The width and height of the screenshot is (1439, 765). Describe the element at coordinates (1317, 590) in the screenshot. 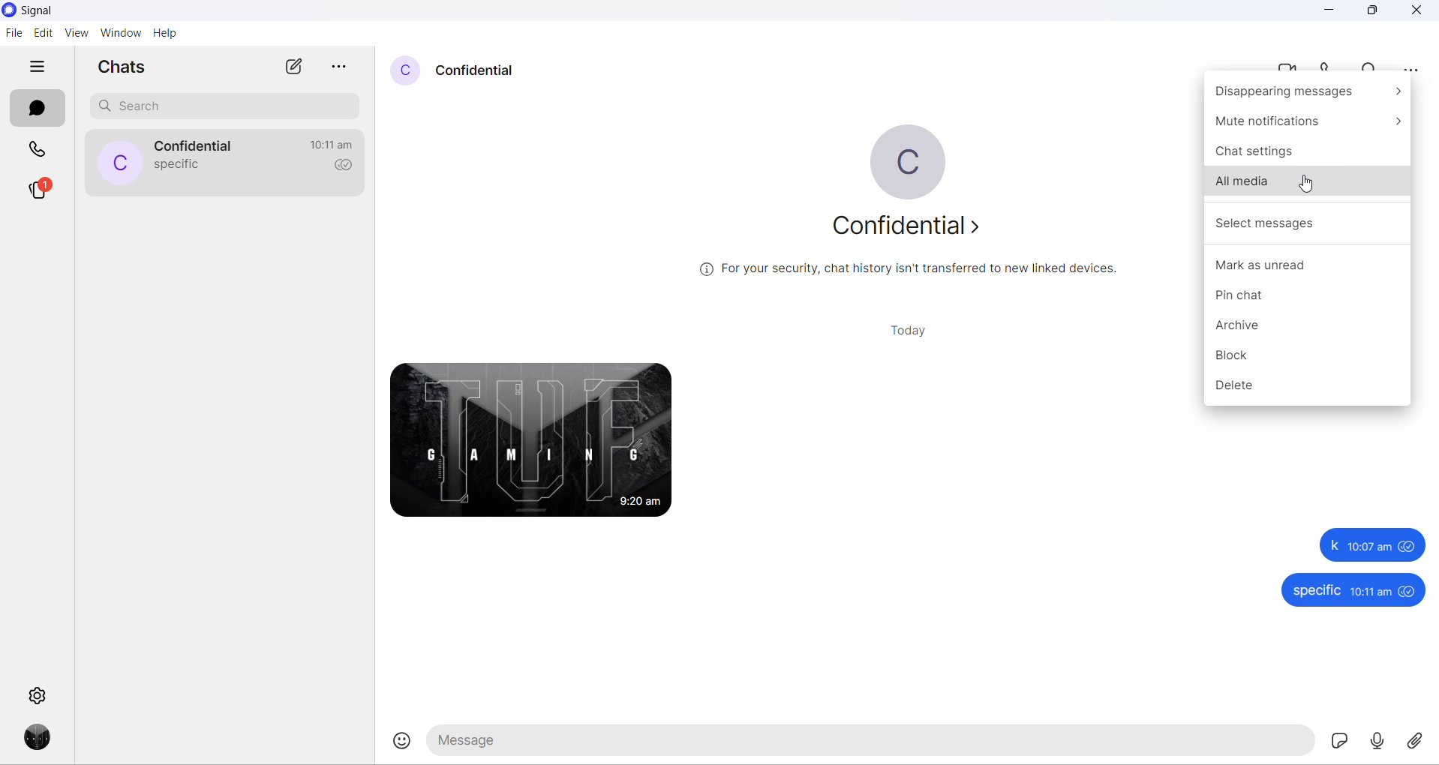

I see `specific` at that location.